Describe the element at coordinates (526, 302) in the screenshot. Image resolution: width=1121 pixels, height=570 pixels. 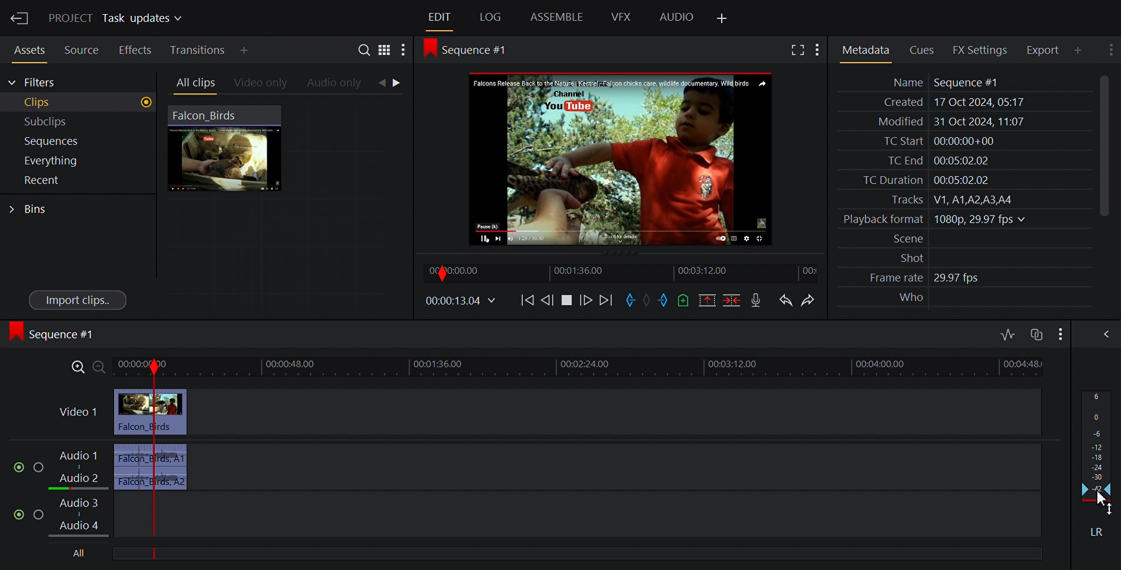
I see `Move backwards` at that location.